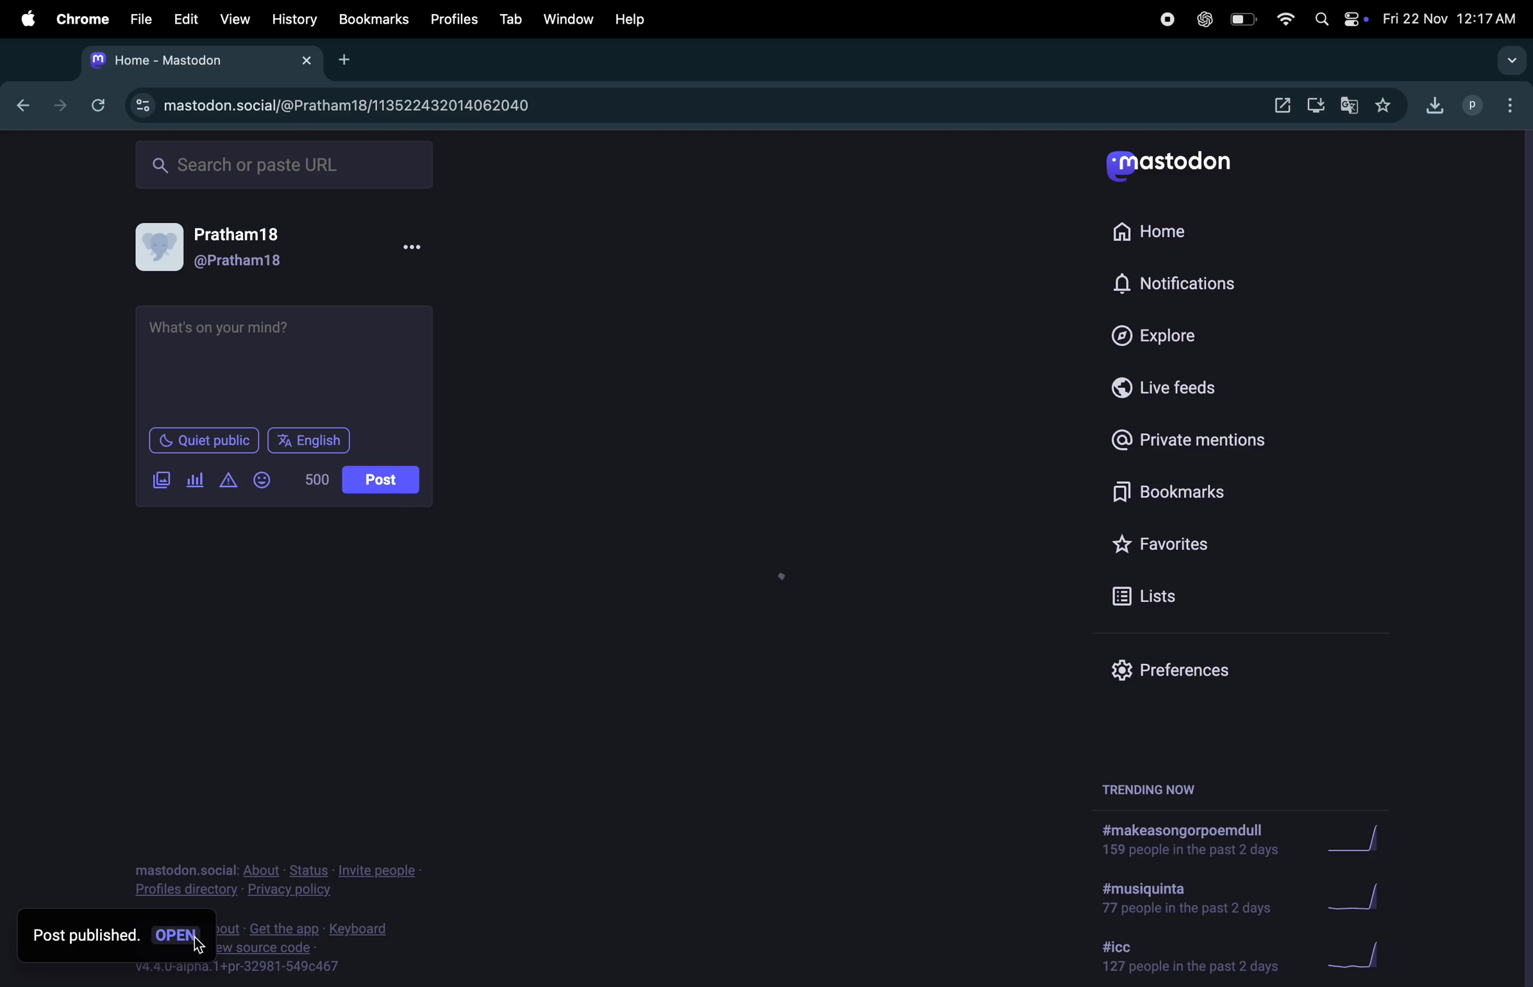 The height and width of the screenshot is (987, 1533). What do you see at coordinates (82, 17) in the screenshot?
I see `chrome` at bounding box center [82, 17].